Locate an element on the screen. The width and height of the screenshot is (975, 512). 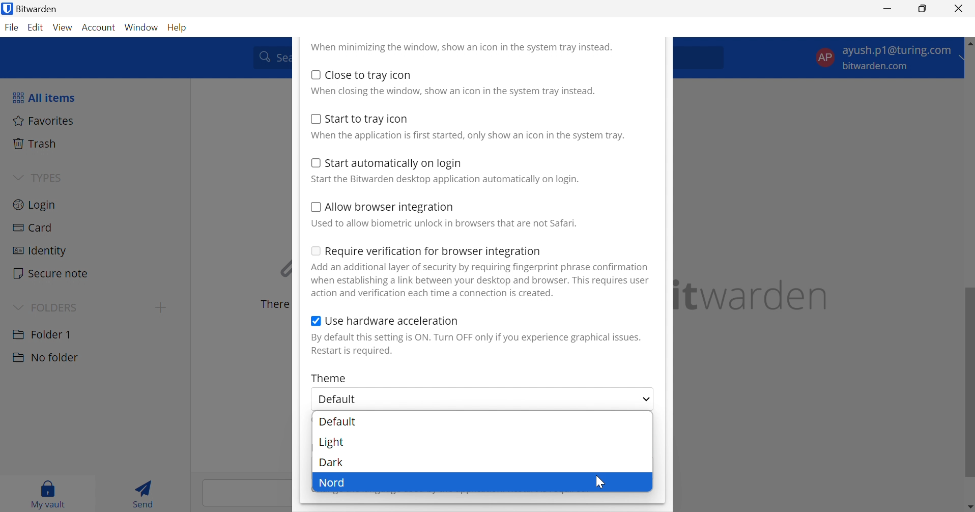
Checkbox is located at coordinates (315, 207).